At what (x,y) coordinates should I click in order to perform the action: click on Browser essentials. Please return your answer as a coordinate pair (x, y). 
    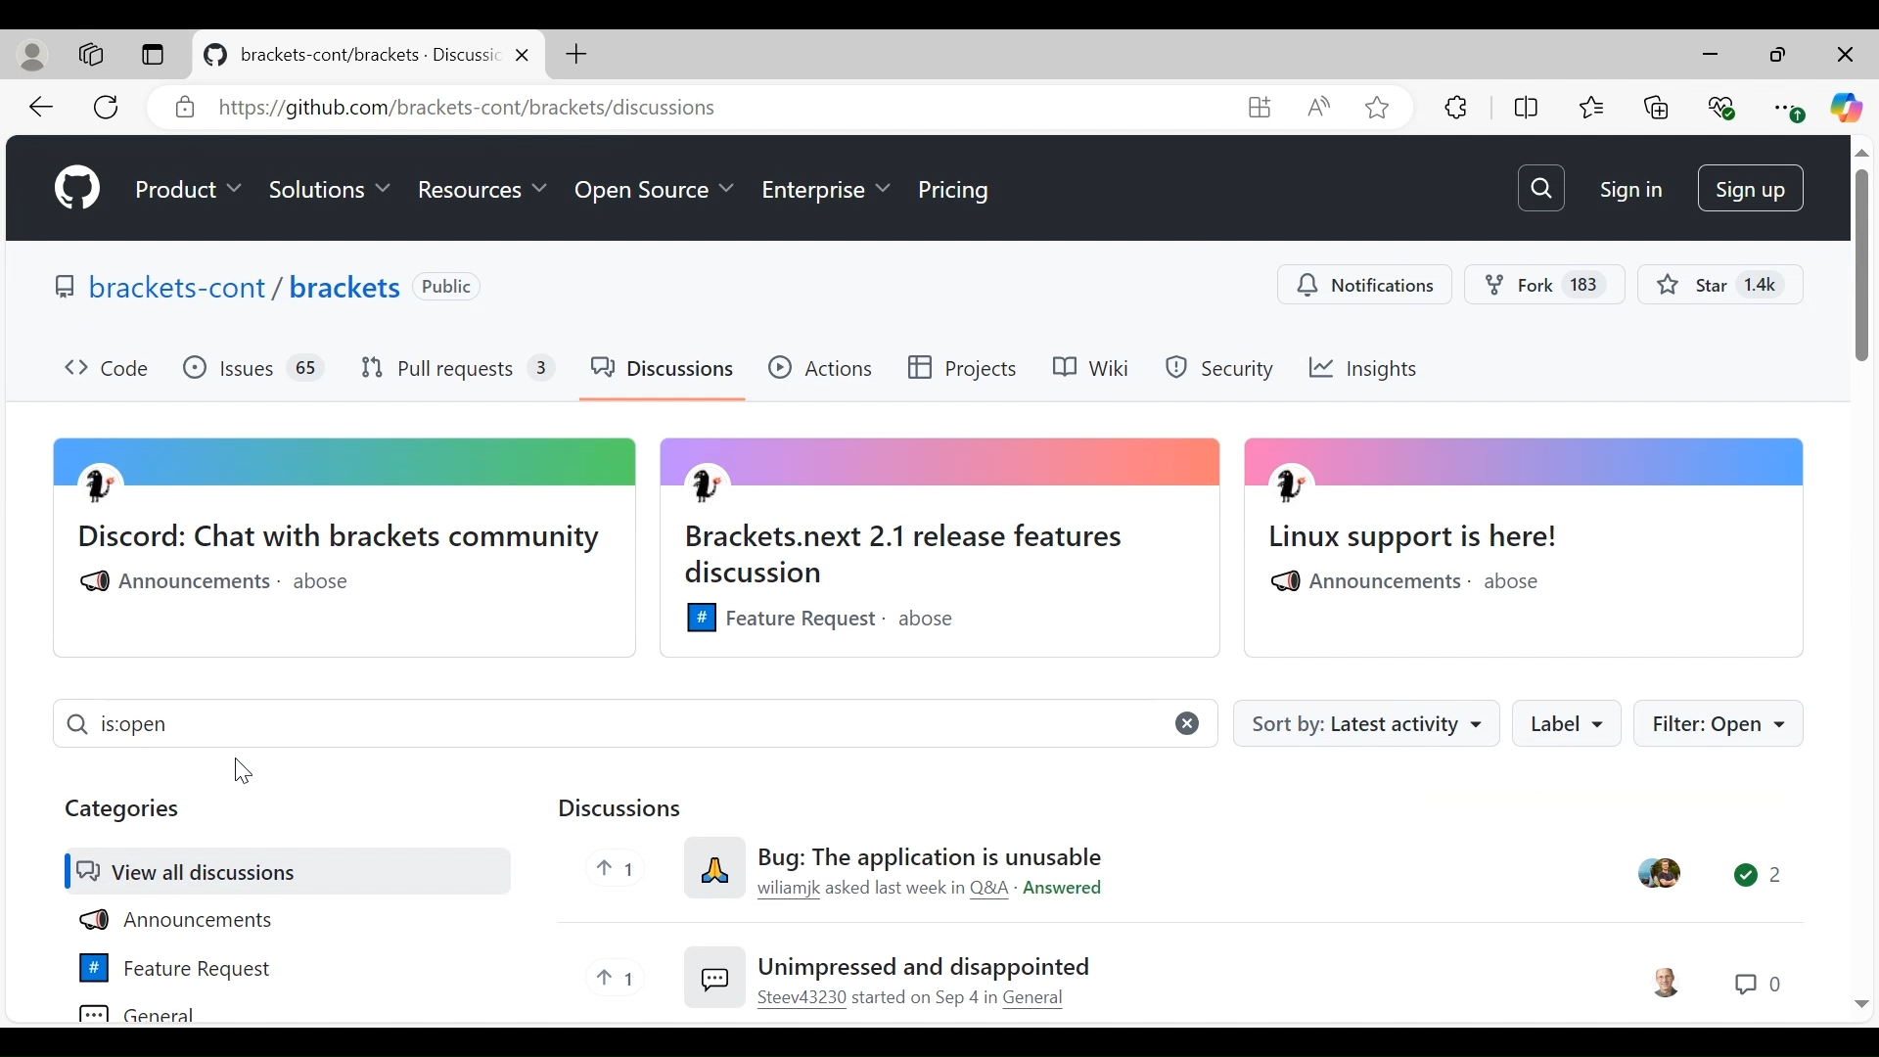
    Looking at the image, I should click on (1724, 107).